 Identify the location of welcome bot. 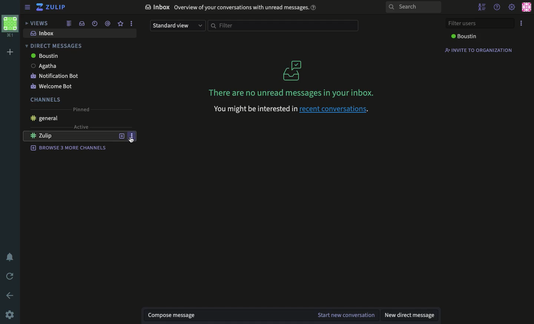
(51, 87).